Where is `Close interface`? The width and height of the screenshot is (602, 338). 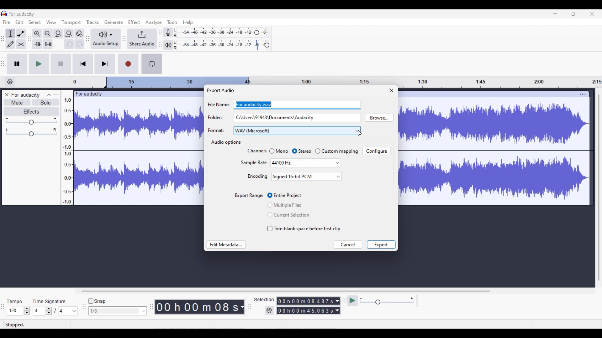
Close interface is located at coordinates (592, 14).